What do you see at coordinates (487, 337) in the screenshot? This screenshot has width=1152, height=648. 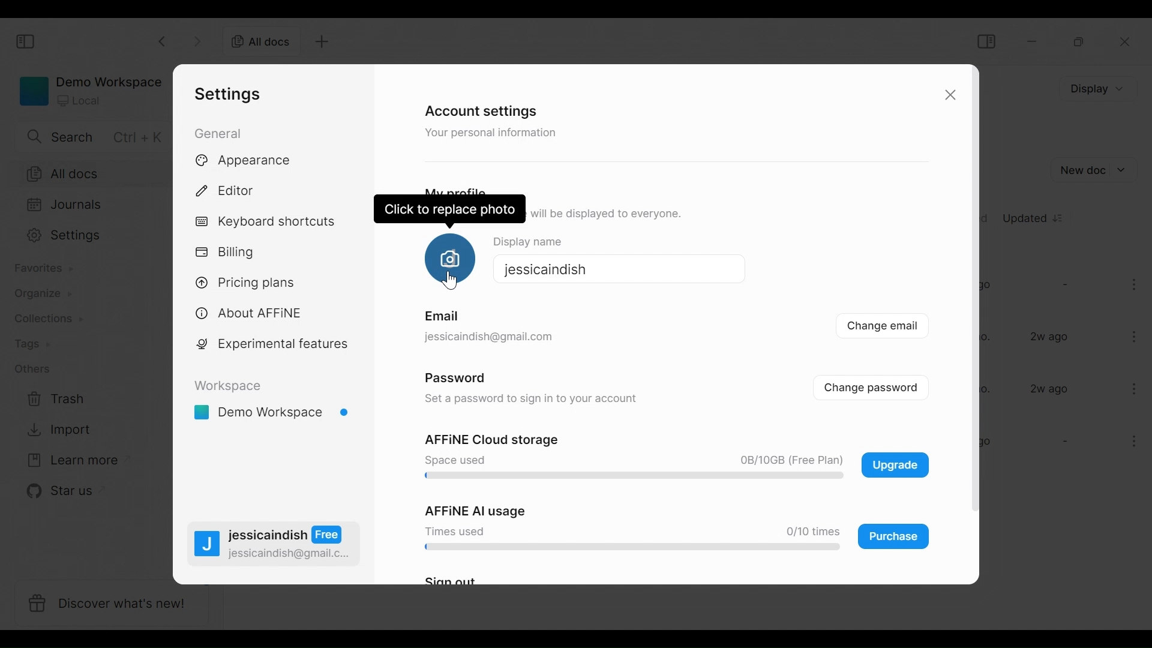 I see `` at bounding box center [487, 337].